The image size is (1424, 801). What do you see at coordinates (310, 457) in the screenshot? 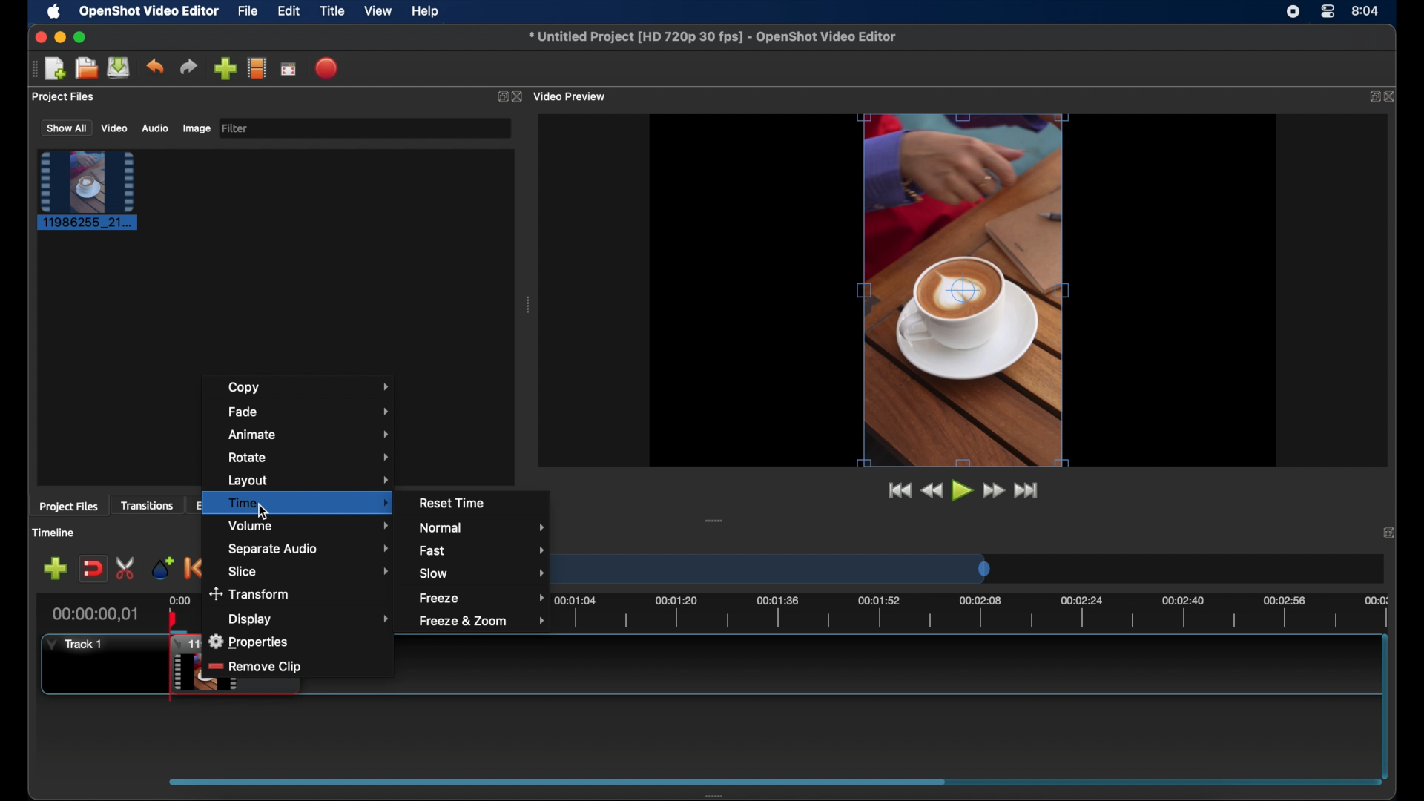
I see `rotate menu` at bounding box center [310, 457].